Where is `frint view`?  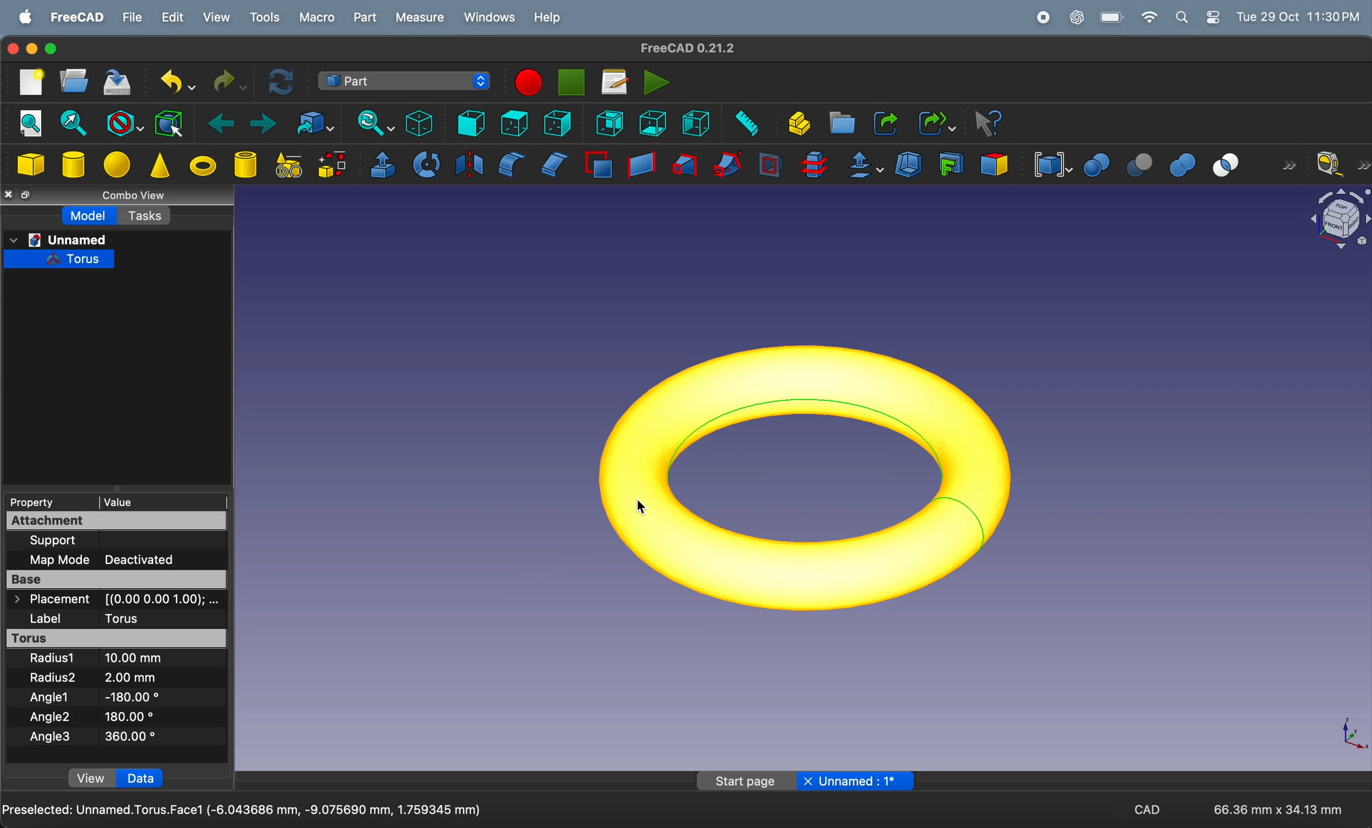 frint view is located at coordinates (467, 123).